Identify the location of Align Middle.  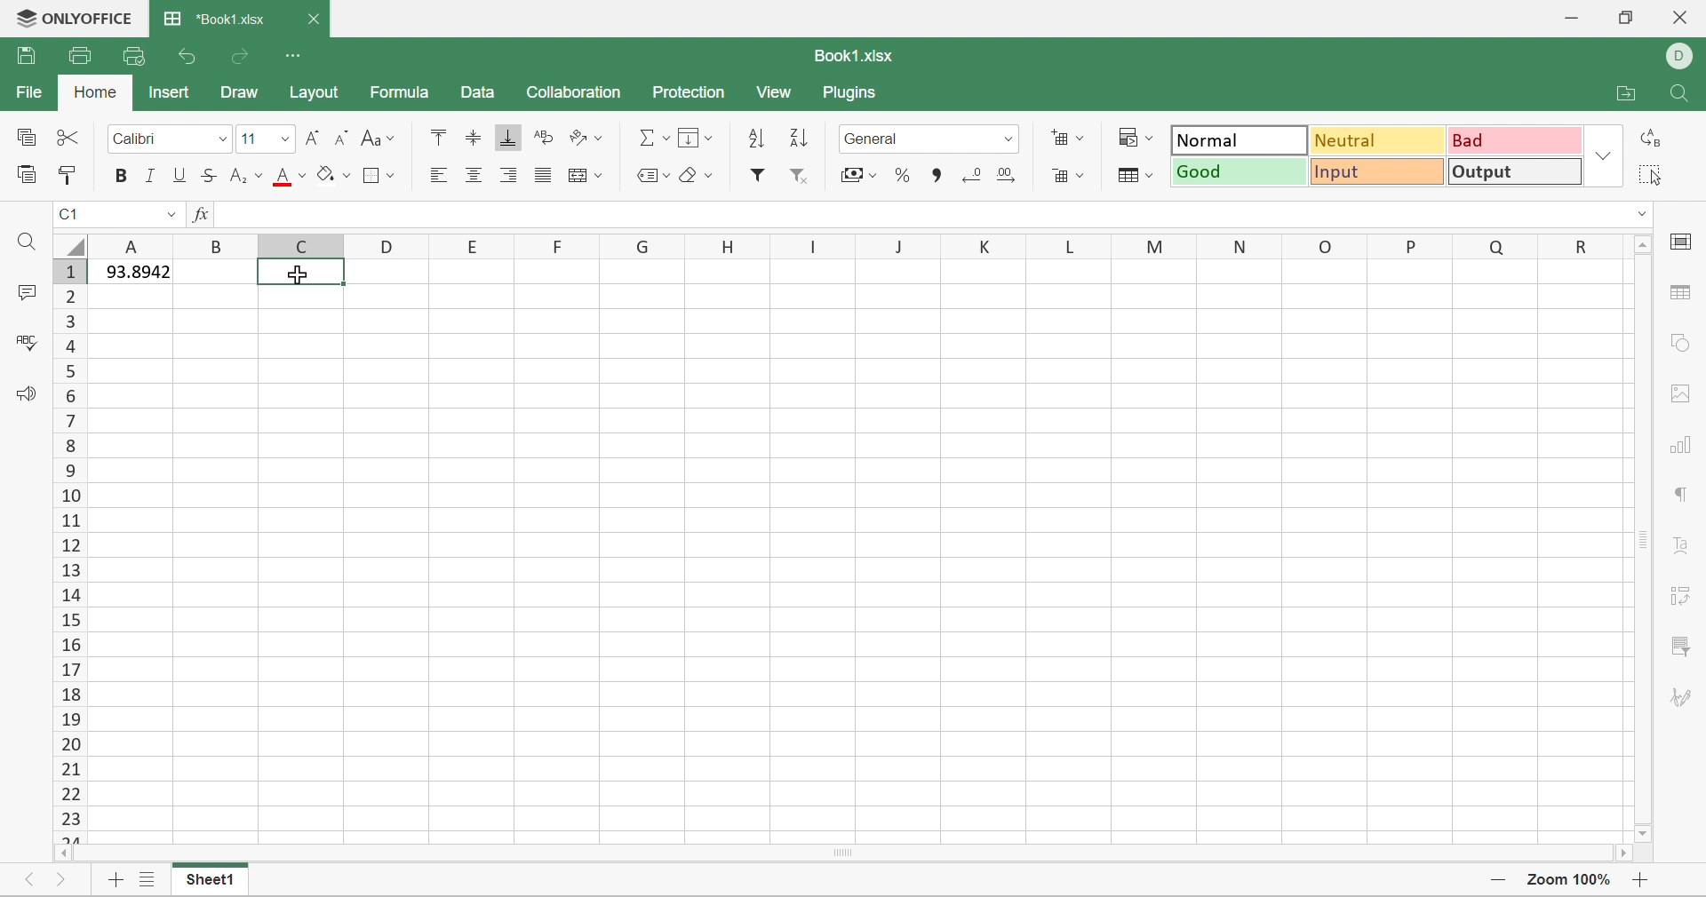
(474, 137).